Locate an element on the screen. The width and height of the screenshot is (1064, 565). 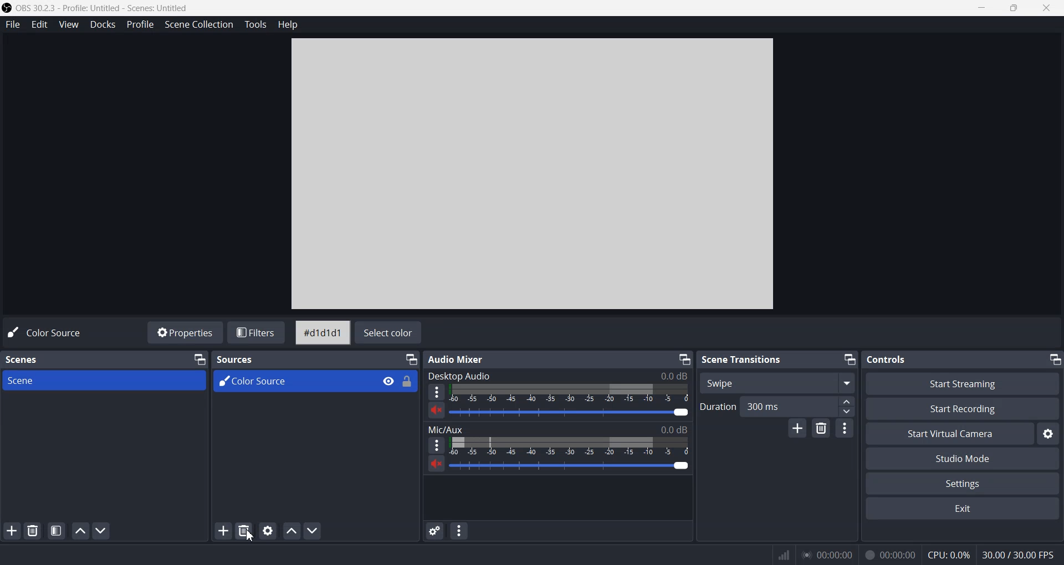
Unmute/ Mute is located at coordinates (436, 464).